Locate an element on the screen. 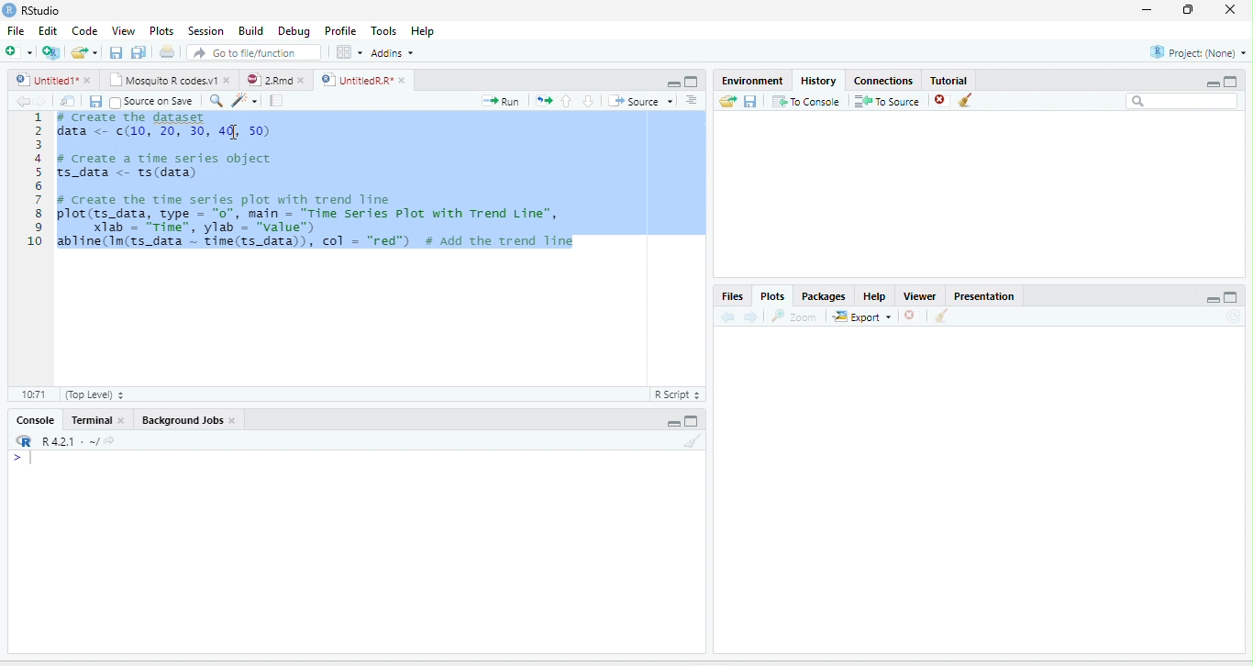 This screenshot has height=666, width=1253. cursor is located at coordinates (233, 132).